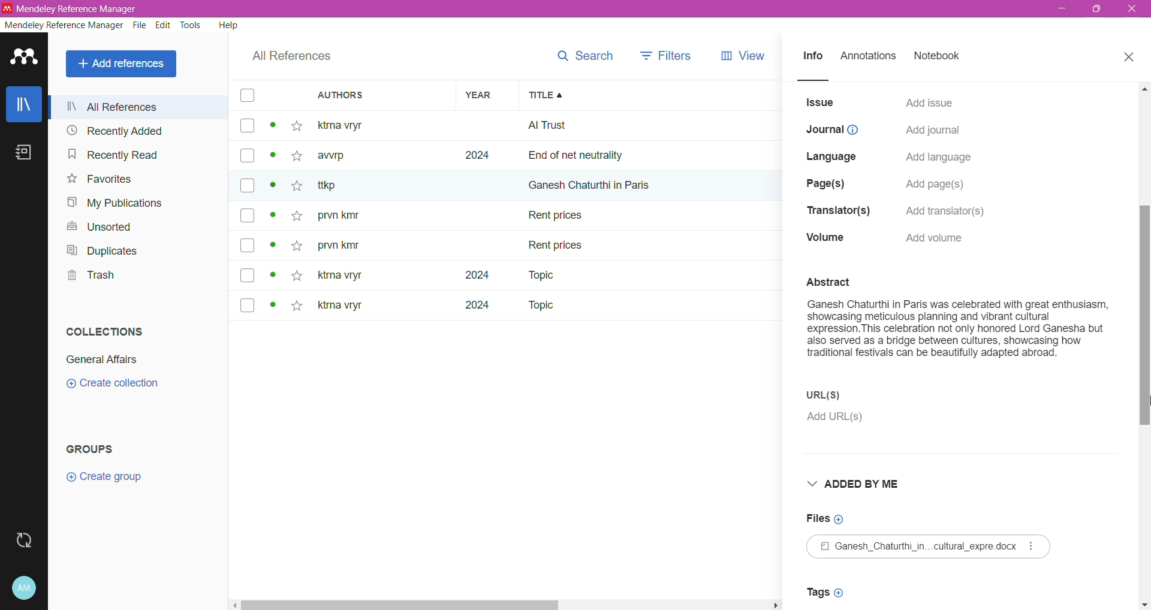 The height and width of the screenshot is (610, 1151). What do you see at coordinates (120, 204) in the screenshot?
I see `My Publications` at bounding box center [120, 204].